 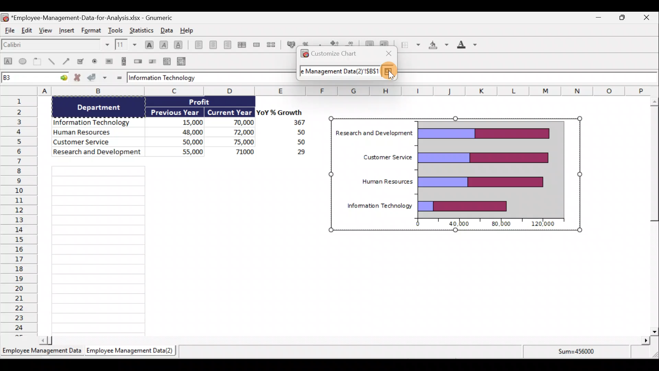 What do you see at coordinates (167, 60) in the screenshot?
I see `Create a list` at bounding box center [167, 60].